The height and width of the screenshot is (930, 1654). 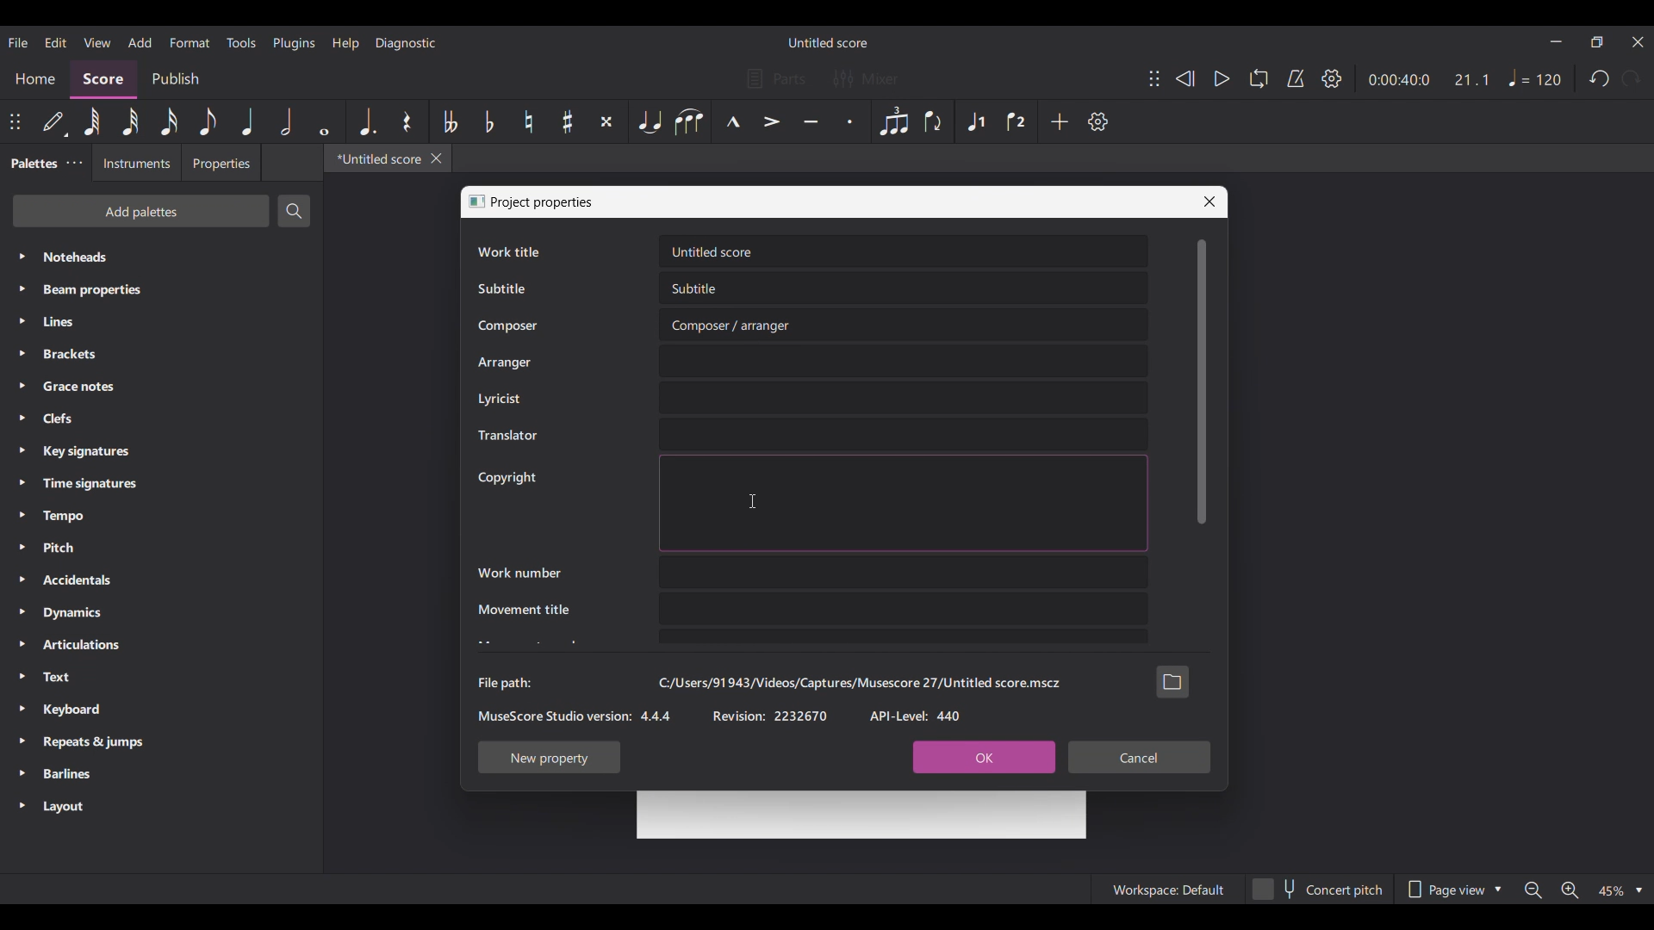 I want to click on Palettes, so click(x=32, y=163).